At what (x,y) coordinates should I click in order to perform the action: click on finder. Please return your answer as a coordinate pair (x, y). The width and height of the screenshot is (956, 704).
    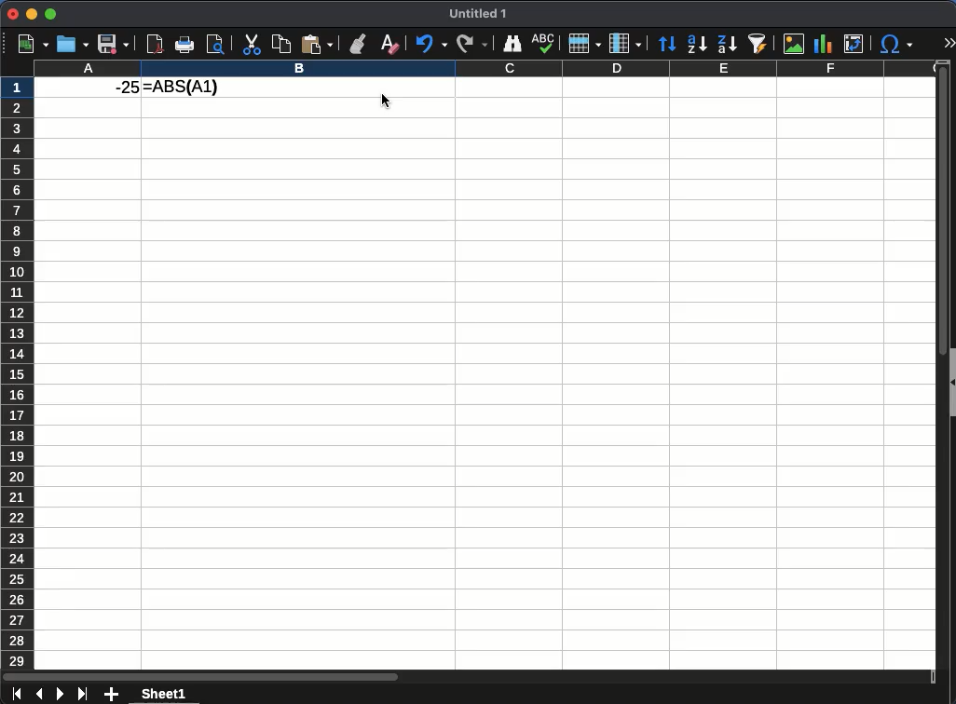
    Looking at the image, I should click on (513, 44).